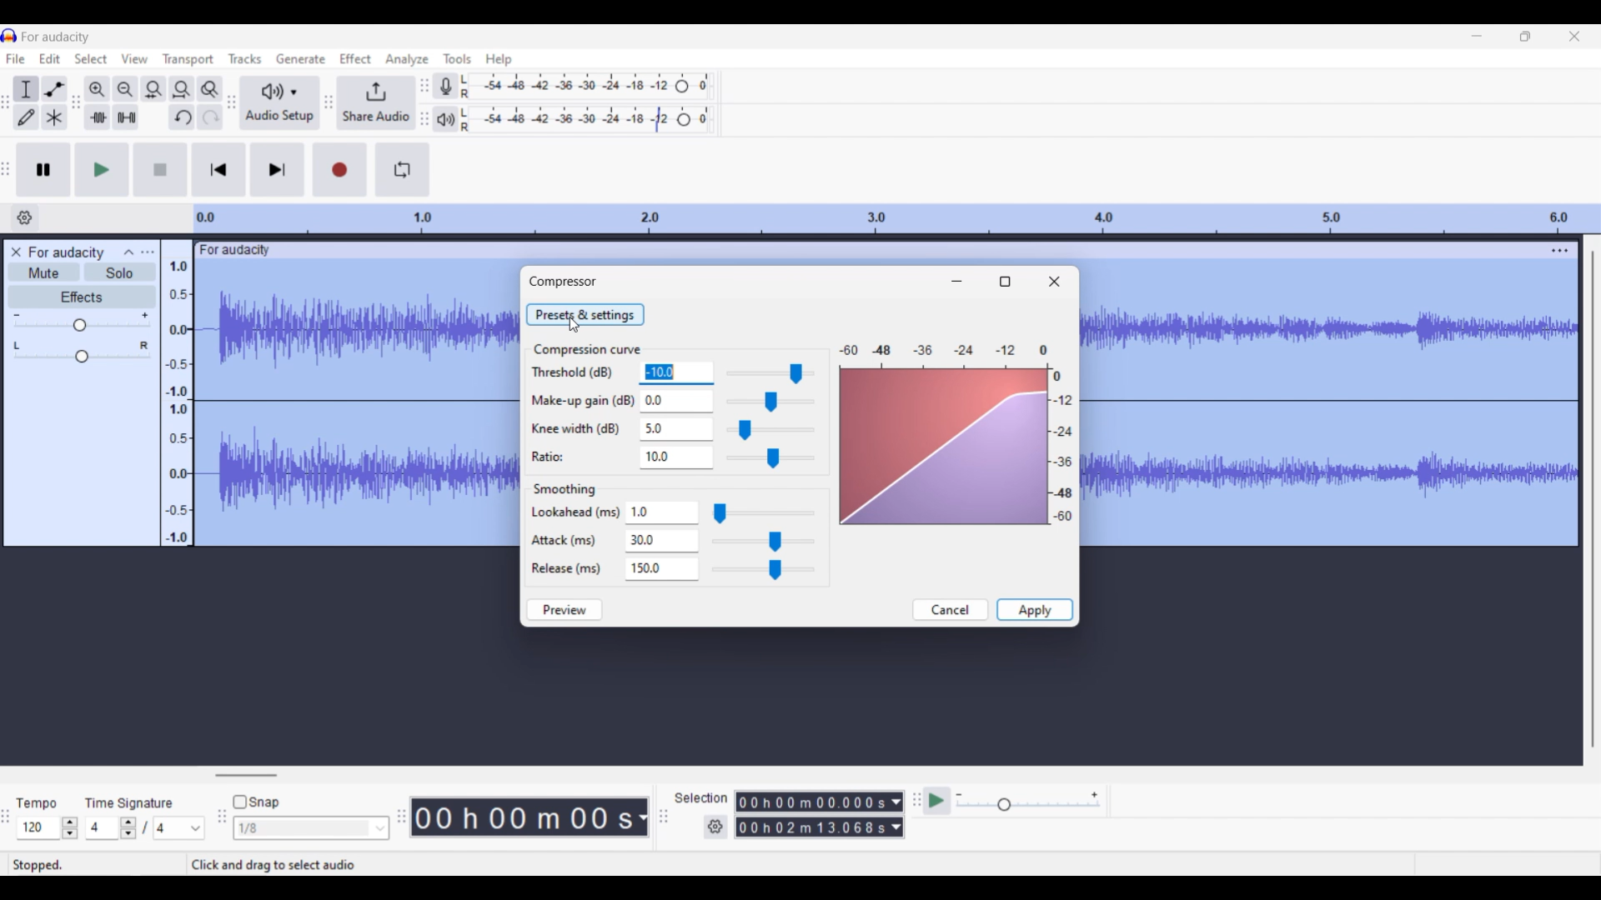 The height and width of the screenshot is (900, 1601). Describe the element at coordinates (278, 170) in the screenshot. I see `Skip/Select to end` at that location.